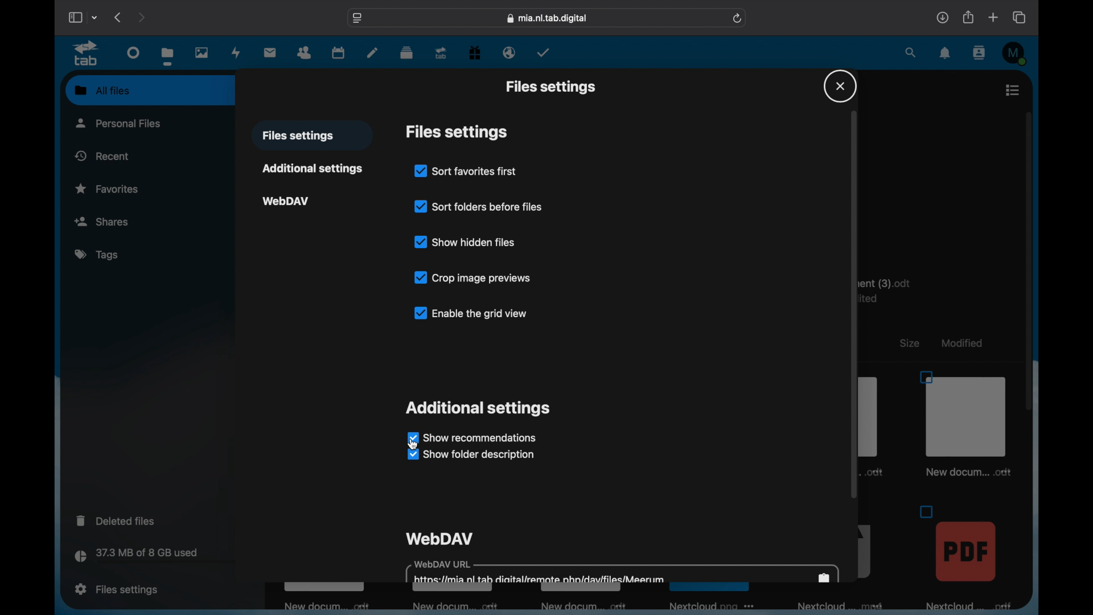 The image size is (1093, 615). I want to click on webdav, so click(287, 202).